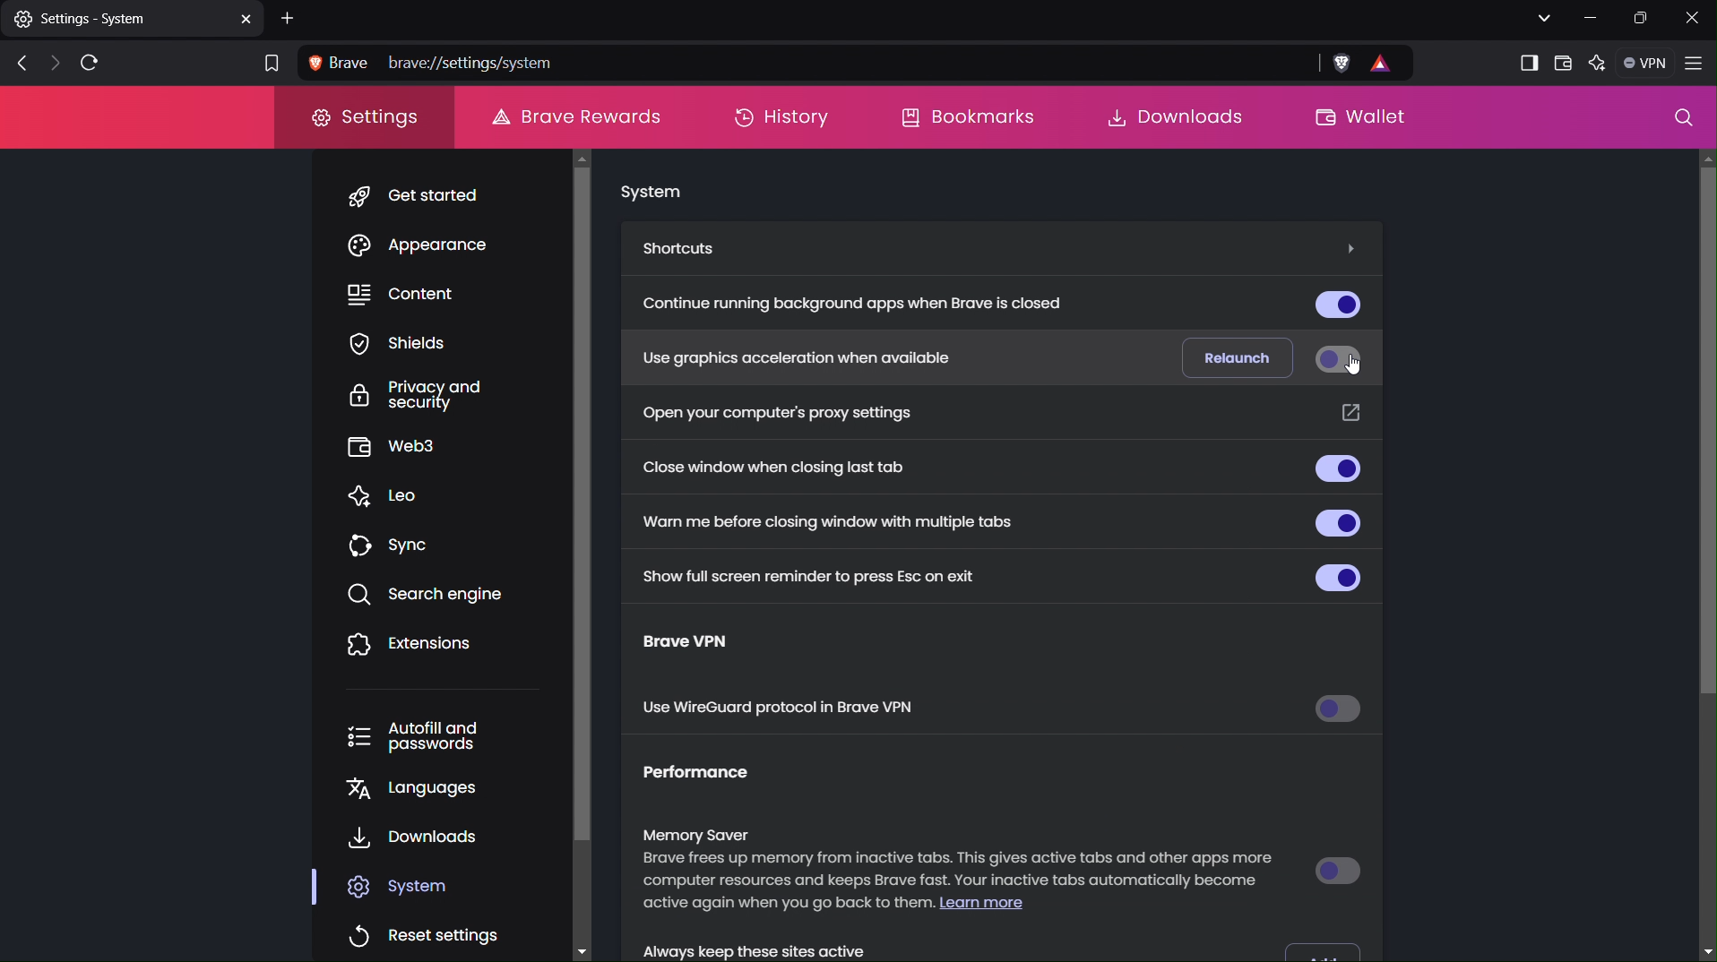 This screenshot has width=1717, height=962. I want to click on Web3, so click(421, 450).